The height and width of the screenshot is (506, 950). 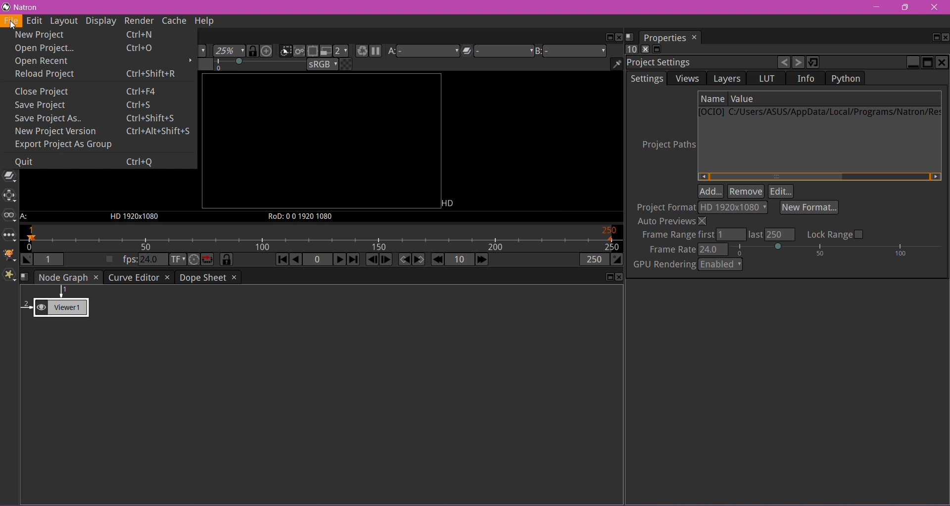 I want to click on Viewer gamma correction level, so click(x=246, y=65).